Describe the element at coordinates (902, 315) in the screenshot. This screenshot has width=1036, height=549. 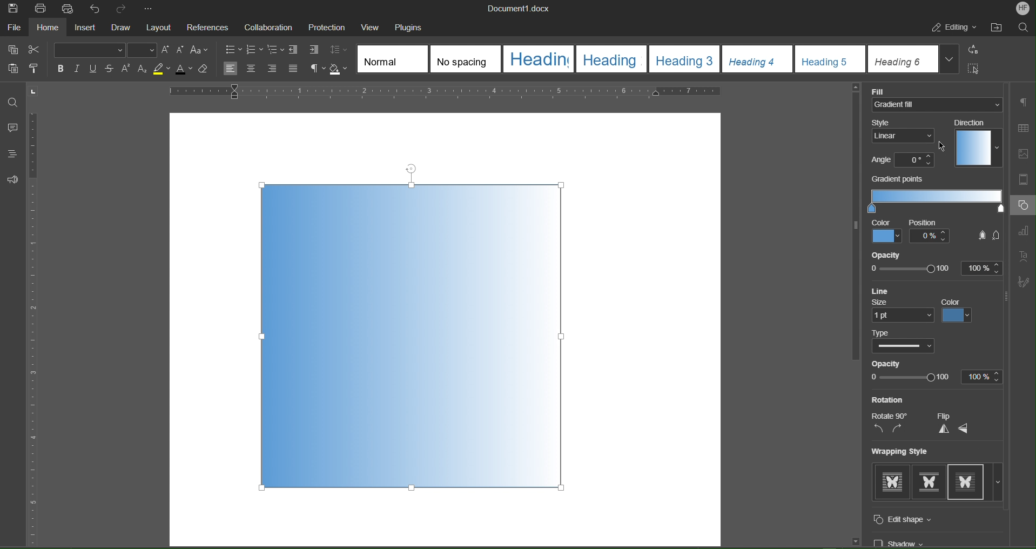
I see `1pt` at that location.